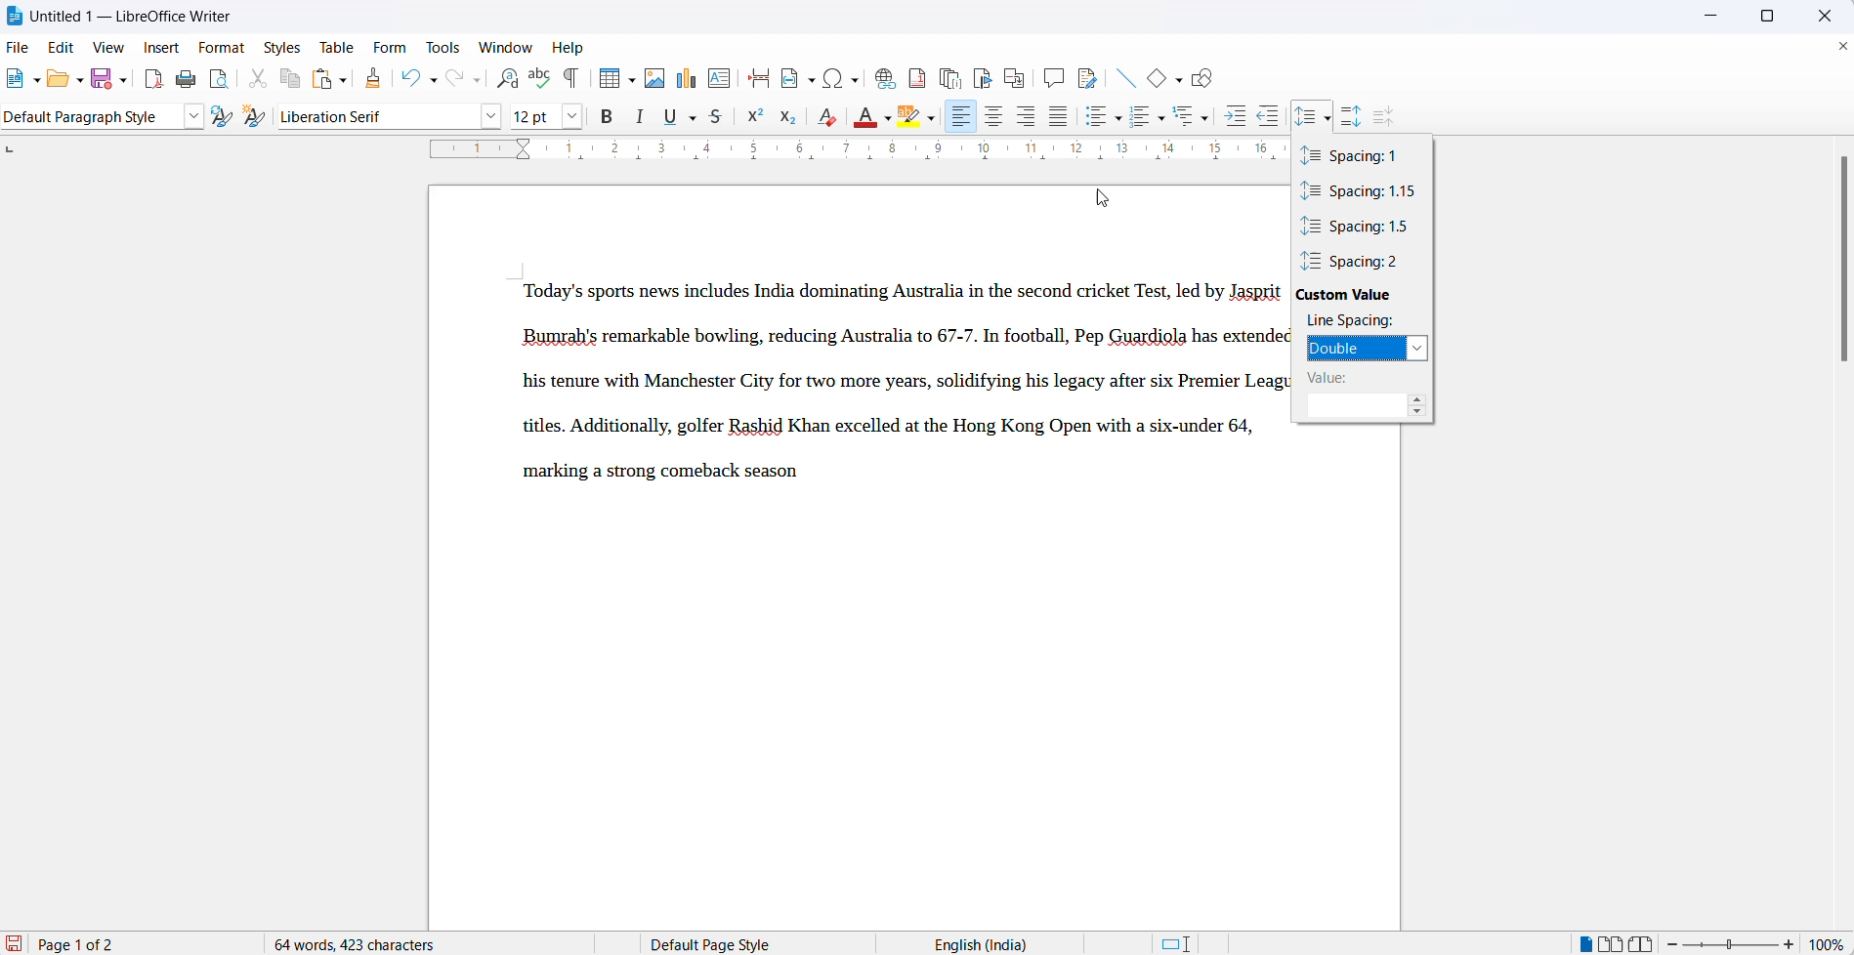 This screenshot has width=1854, height=955. I want to click on text language, so click(980, 942).